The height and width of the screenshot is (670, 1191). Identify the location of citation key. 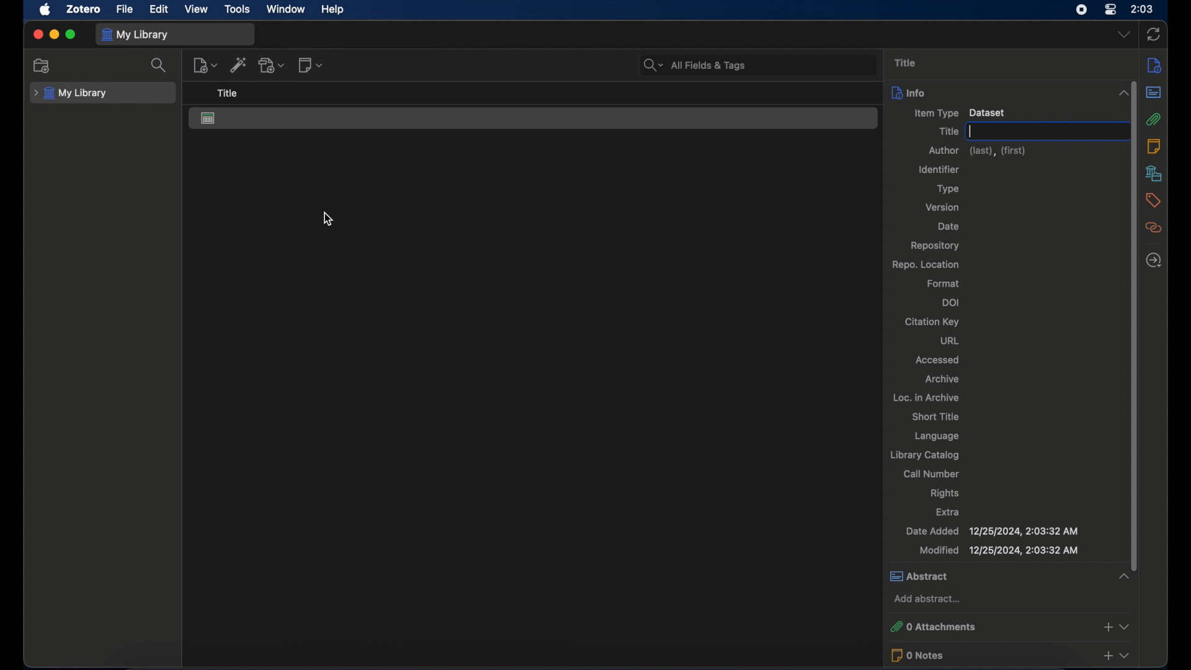
(932, 322).